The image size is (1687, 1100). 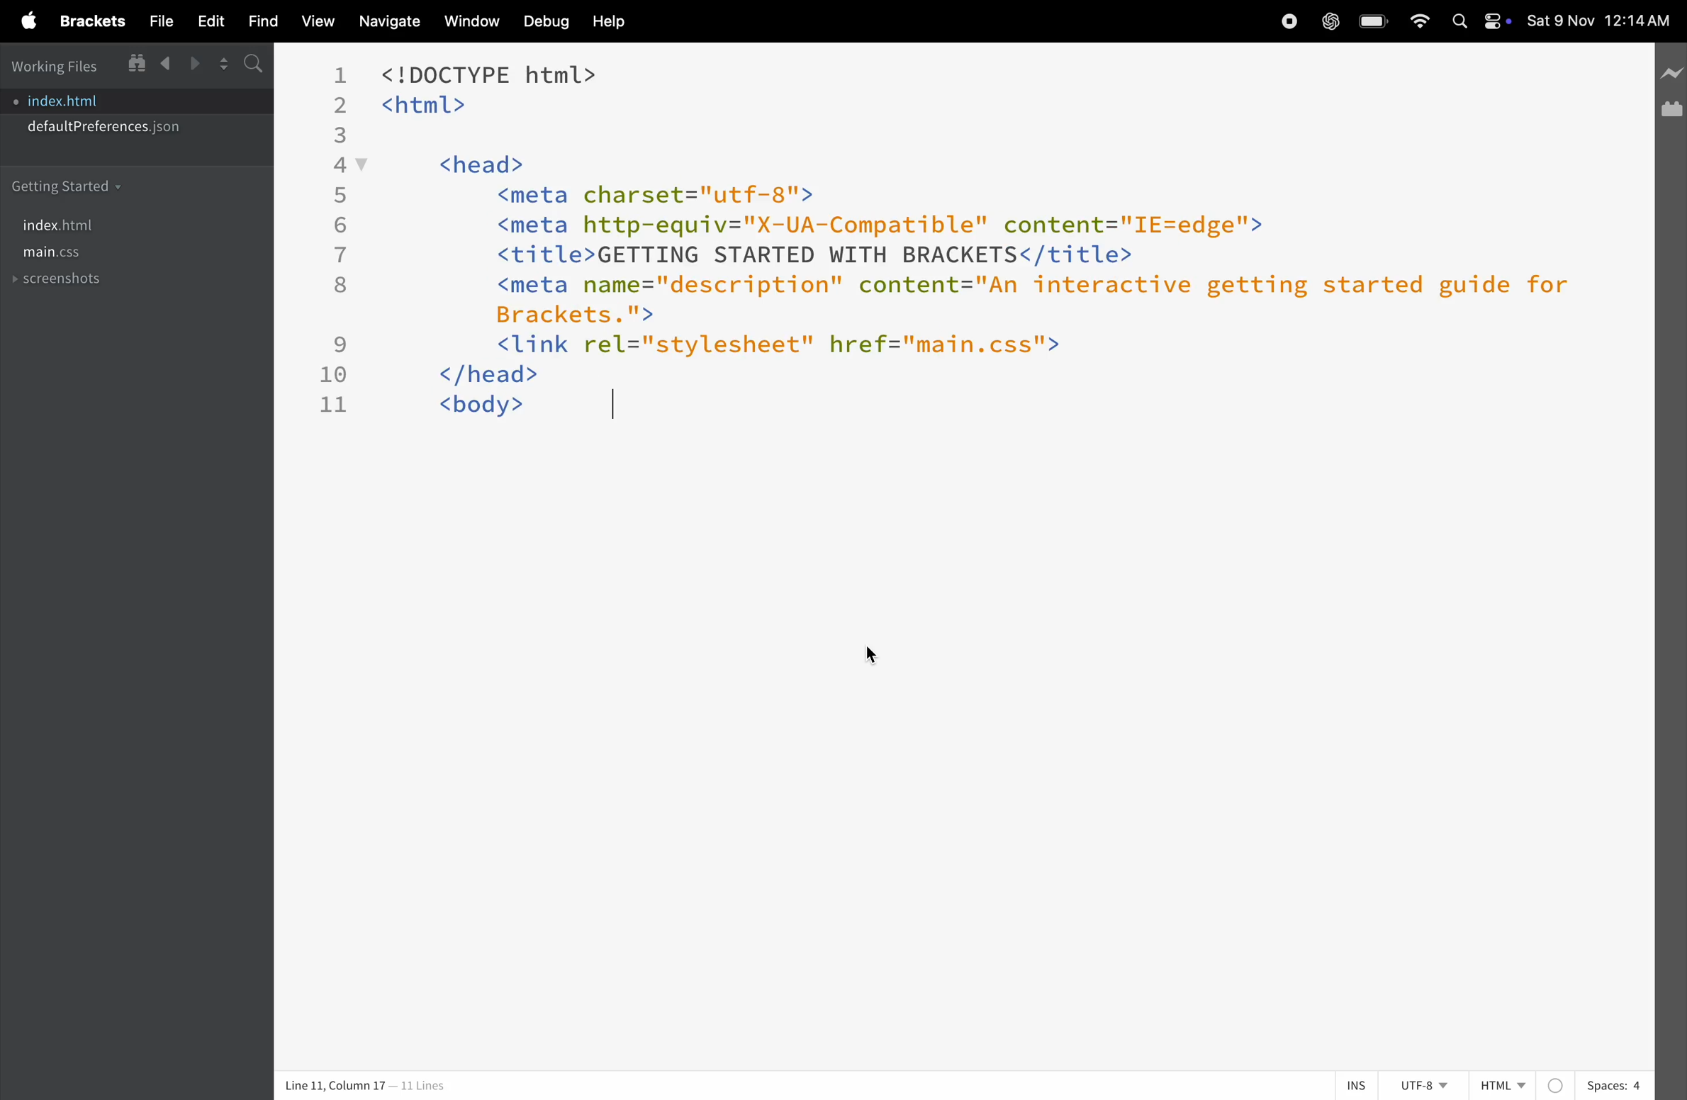 I want to click on Line 11, Column 17 — 11 Lines, so click(x=364, y=1085).